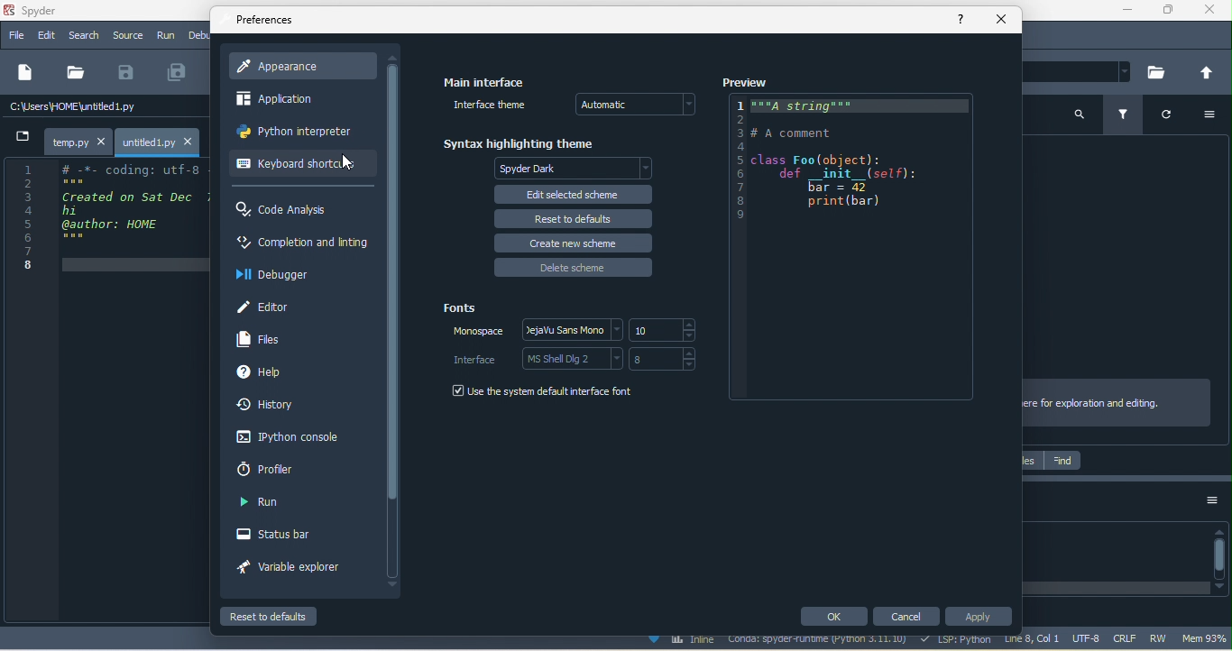  I want to click on vertical scroll bar, so click(392, 321).